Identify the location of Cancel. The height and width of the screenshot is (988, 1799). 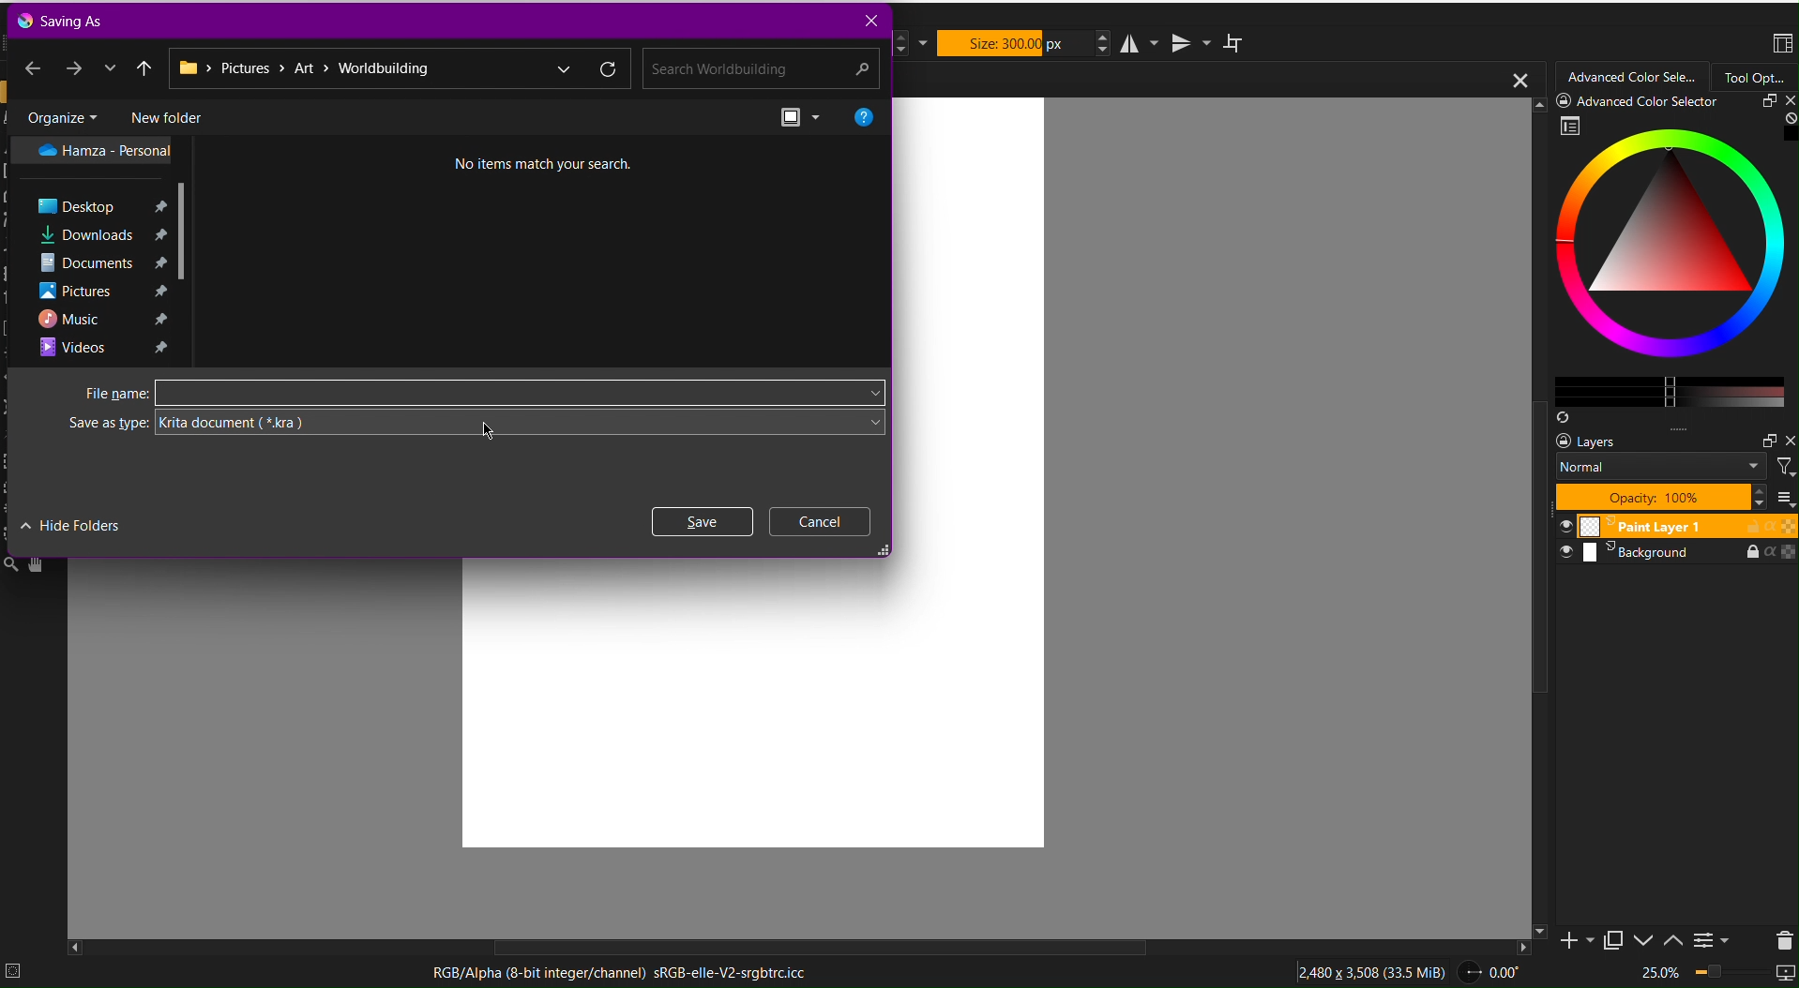
(821, 521).